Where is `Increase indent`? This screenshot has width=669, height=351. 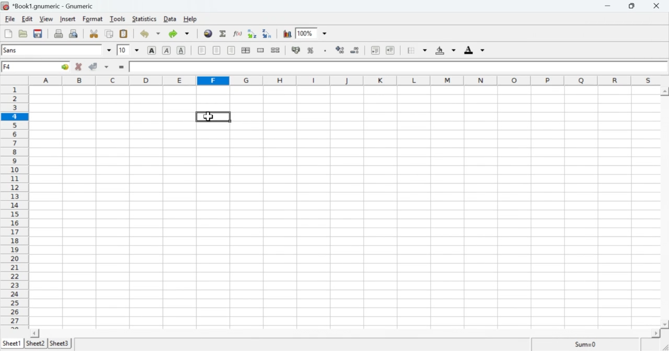
Increase indent is located at coordinates (390, 49).